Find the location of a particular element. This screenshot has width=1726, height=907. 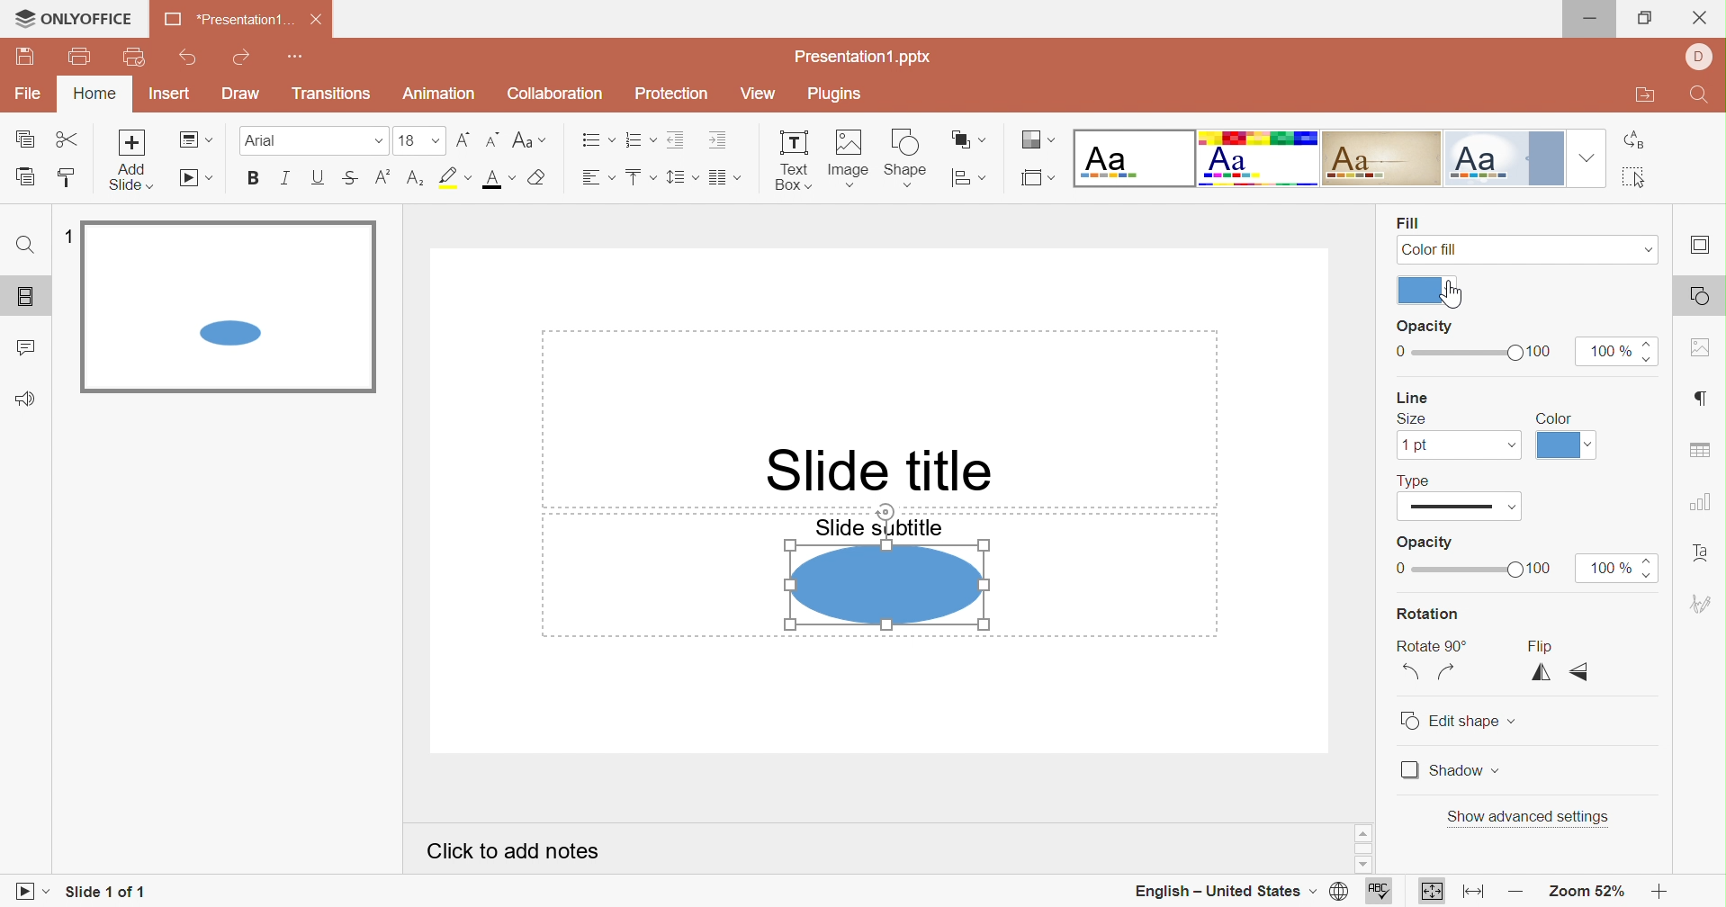

Add Slide is located at coordinates (135, 158).